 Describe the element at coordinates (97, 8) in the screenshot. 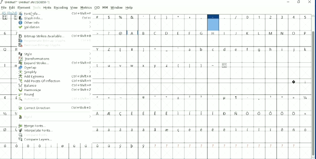

I see `CID` at that location.